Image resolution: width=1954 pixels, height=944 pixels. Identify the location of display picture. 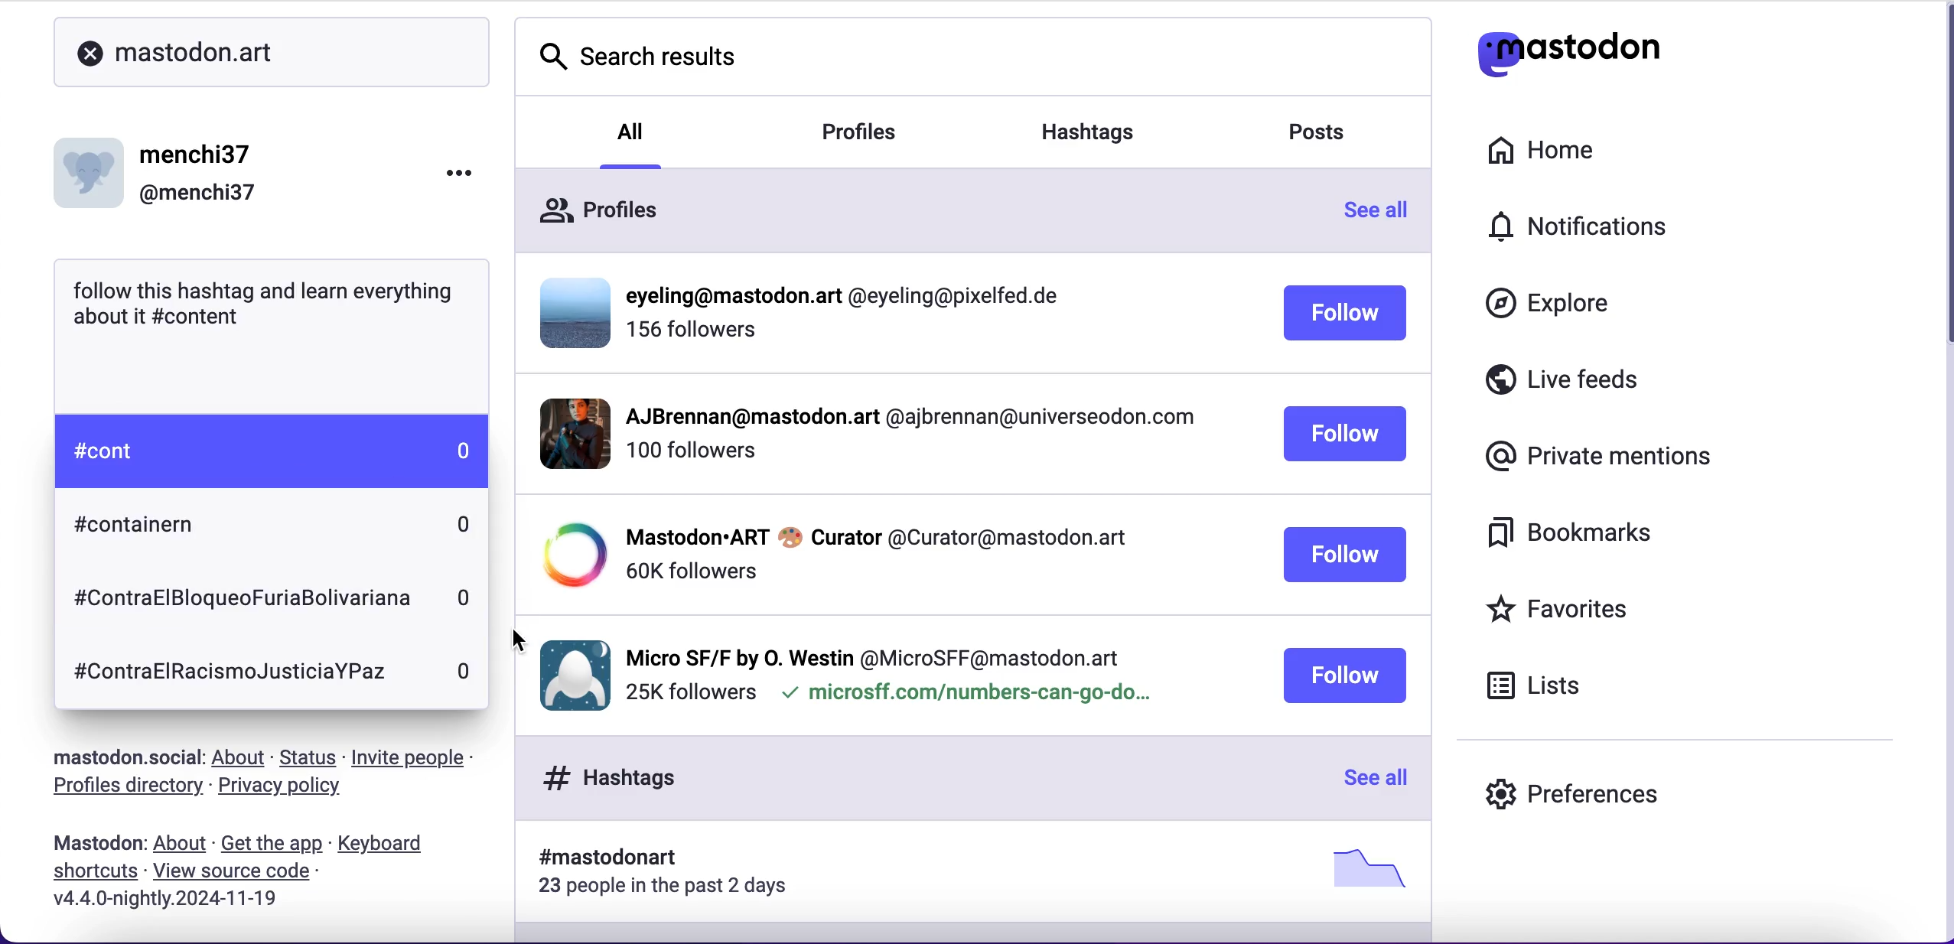
(92, 168).